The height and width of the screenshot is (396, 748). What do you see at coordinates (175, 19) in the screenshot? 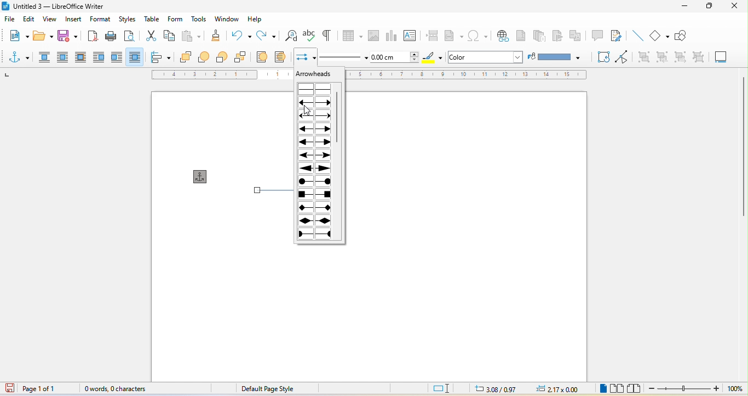
I see `form` at bounding box center [175, 19].